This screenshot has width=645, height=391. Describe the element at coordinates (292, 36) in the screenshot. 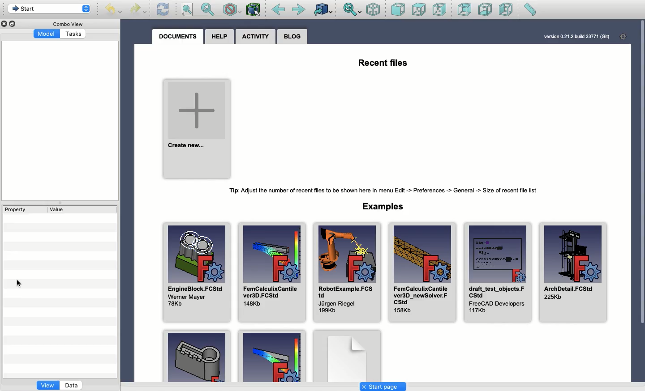

I see `Blog` at that location.